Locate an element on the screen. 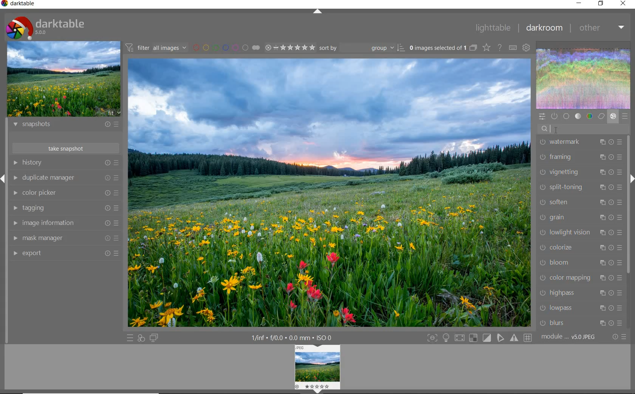  lowlight vision is located at coordinates (578, 233).